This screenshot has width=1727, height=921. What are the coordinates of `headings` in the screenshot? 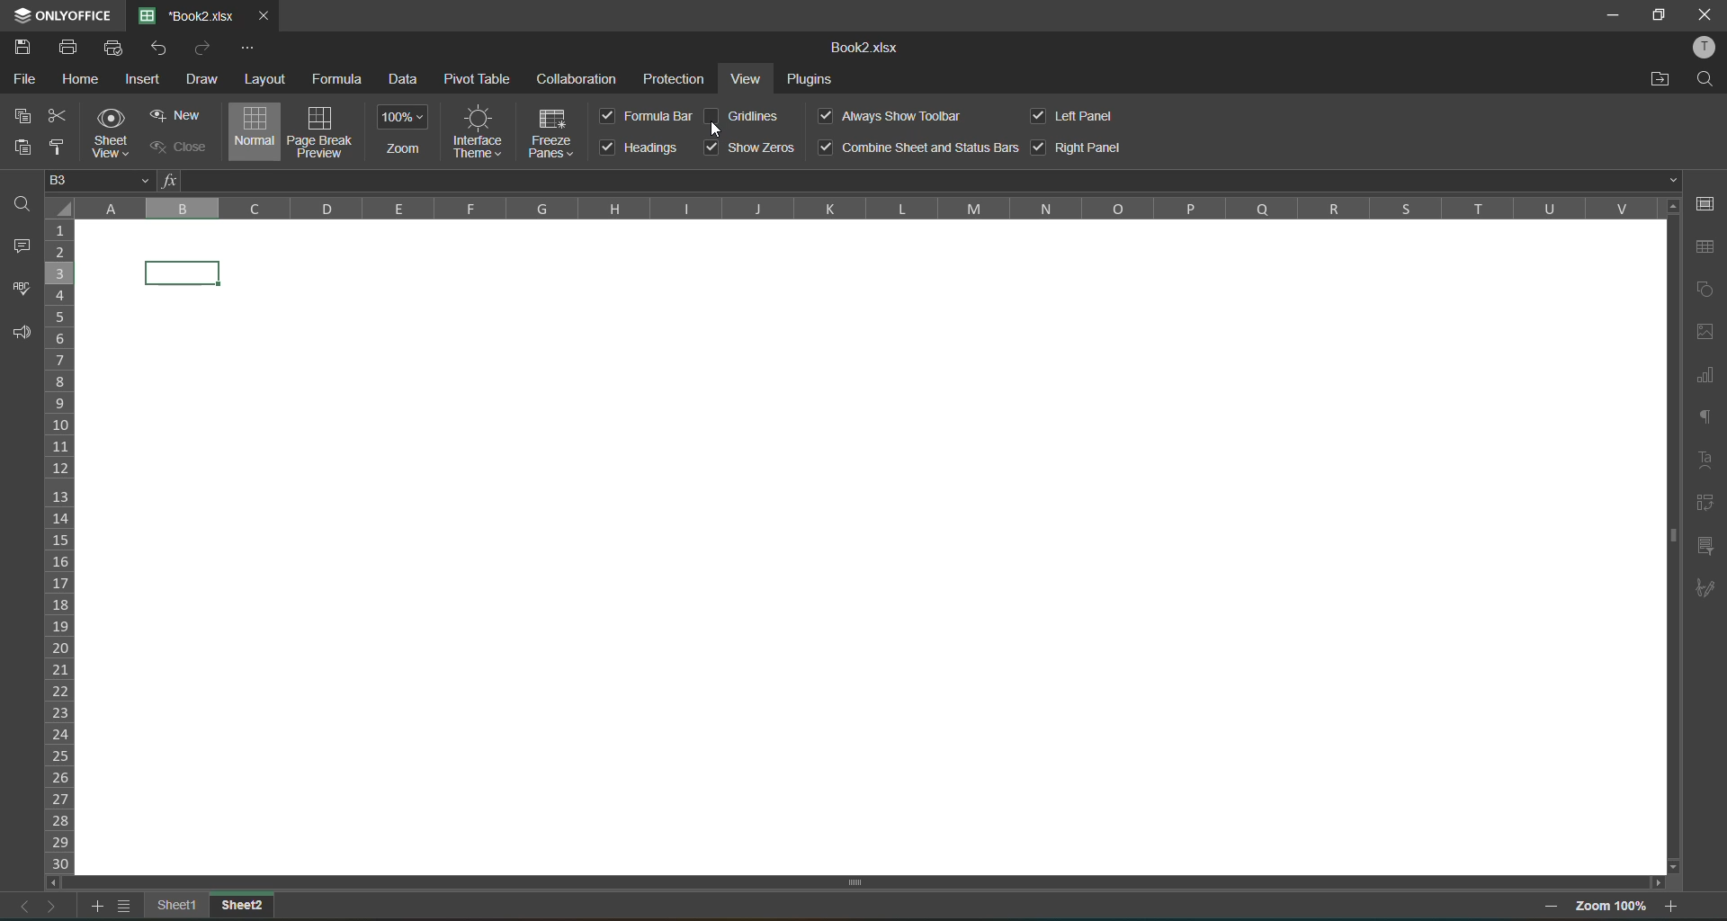 It's located at (642, 148).